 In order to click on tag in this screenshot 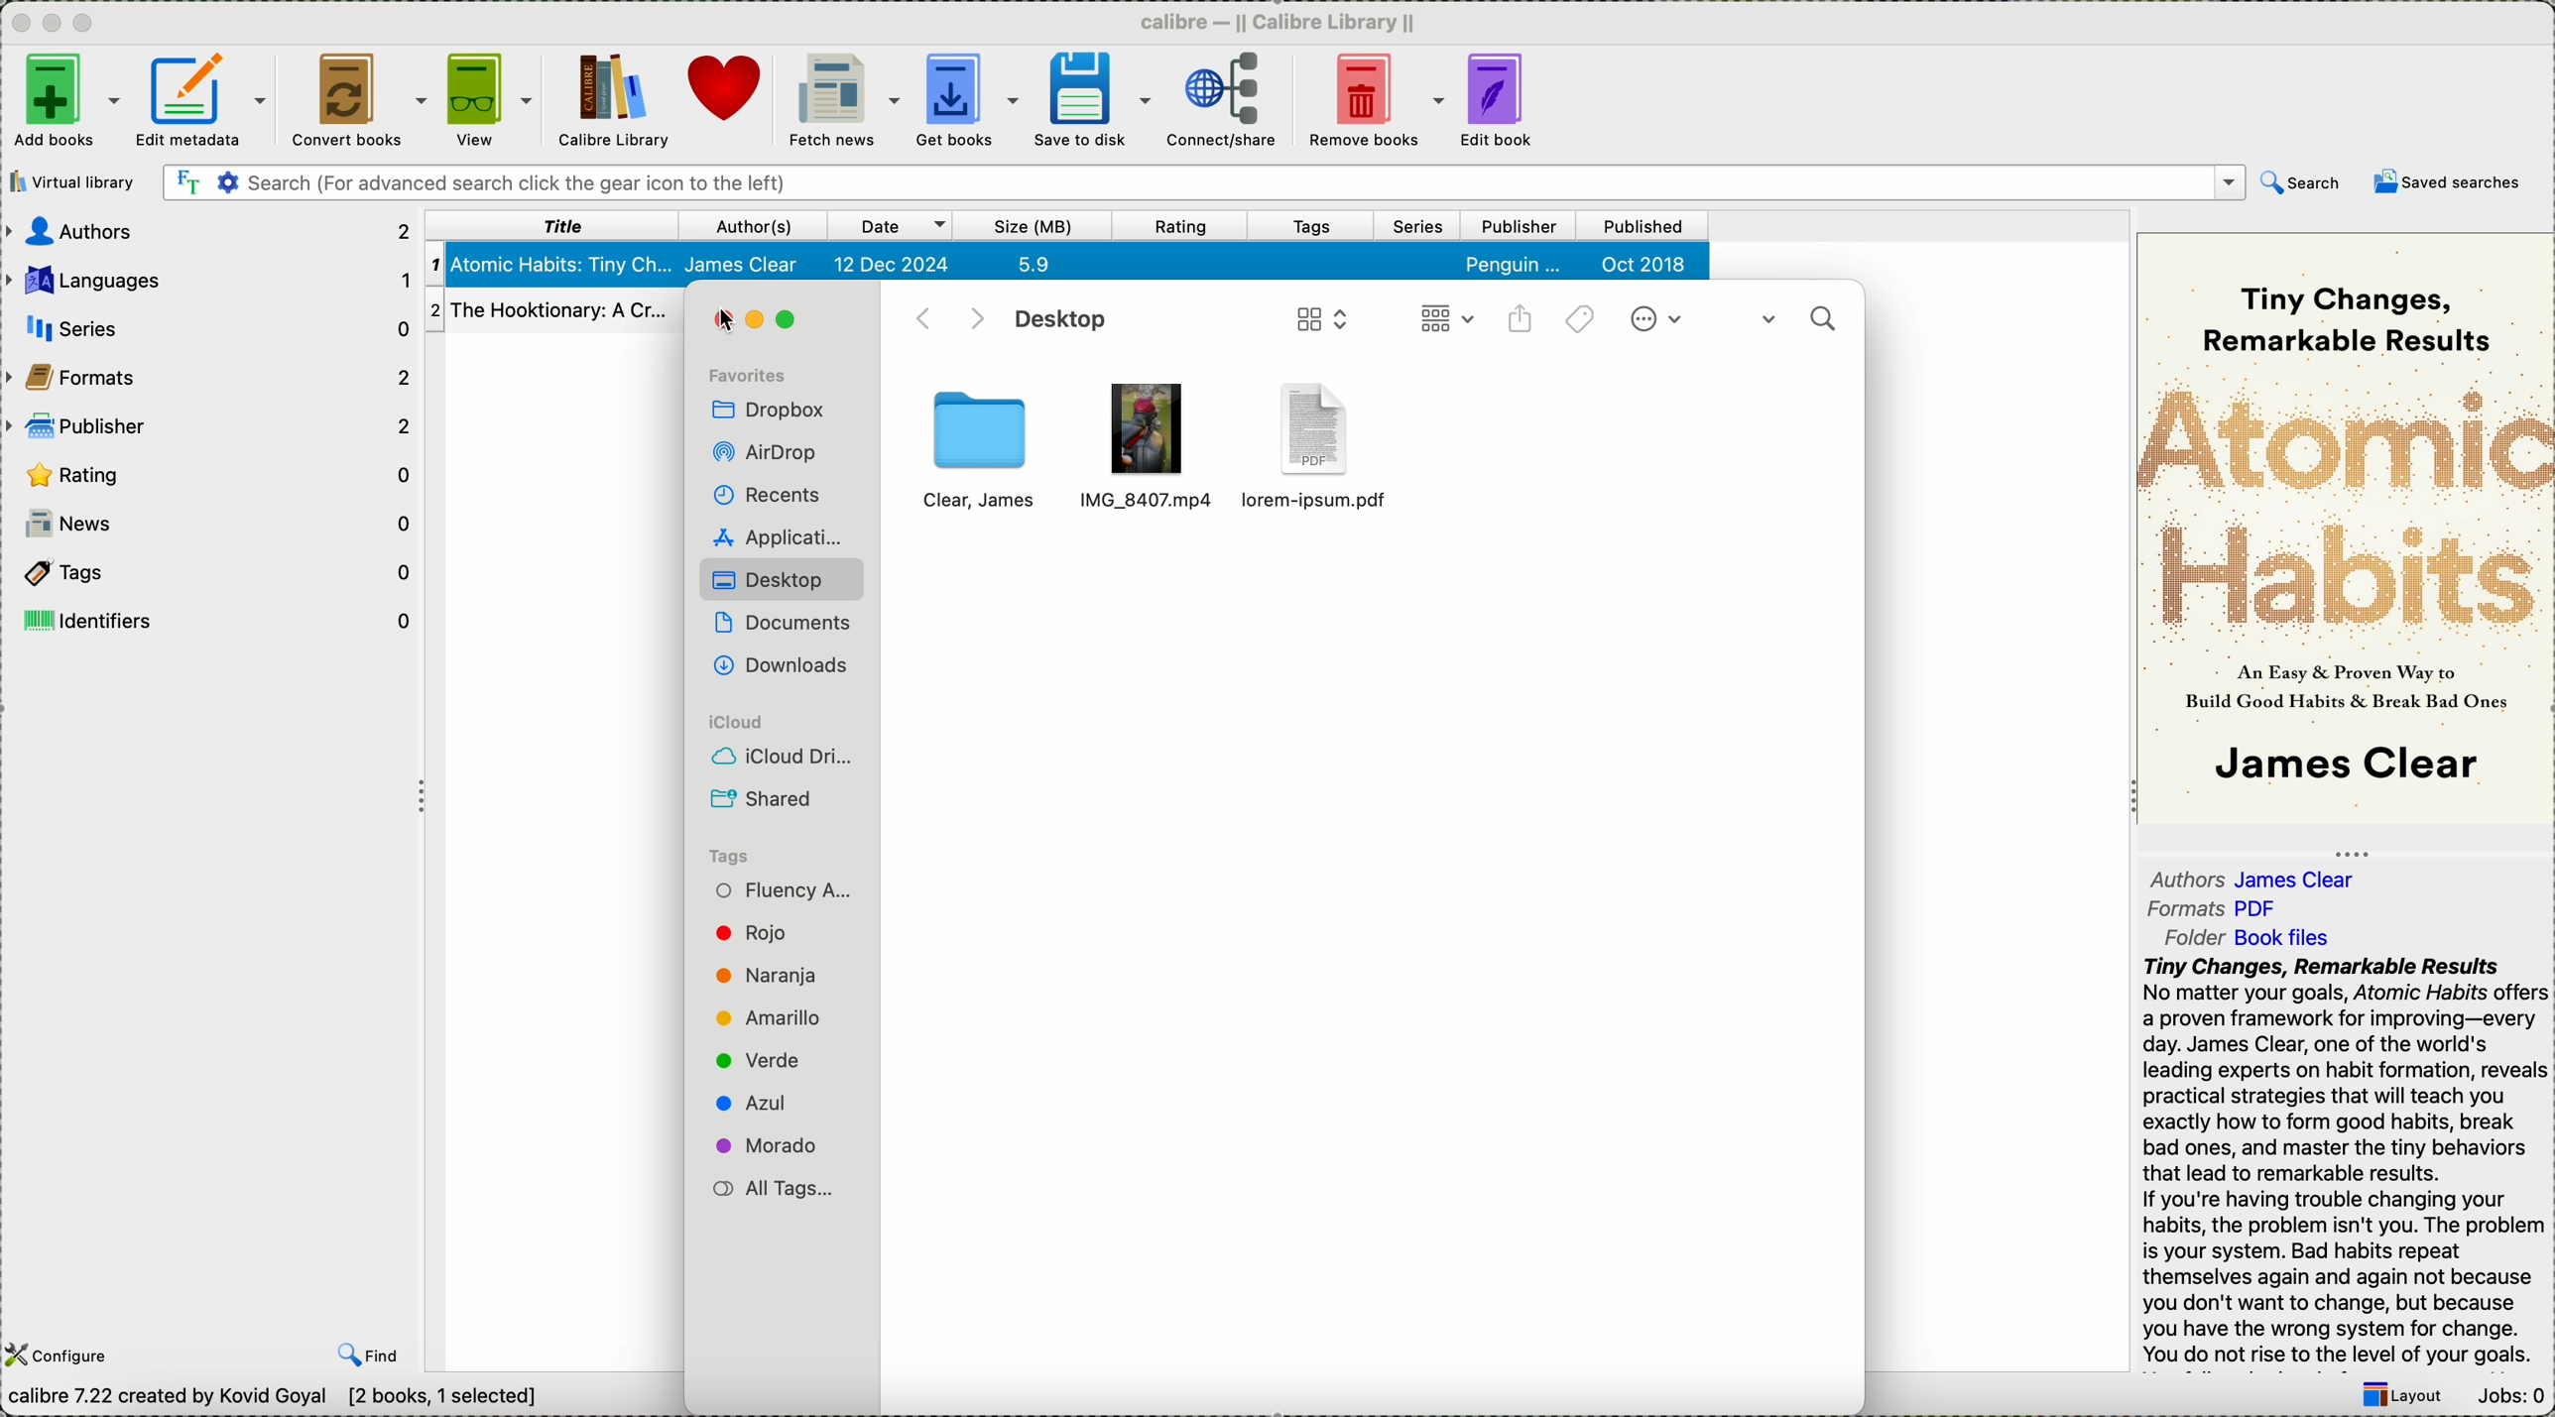, I will do `click(769, 1146)`.